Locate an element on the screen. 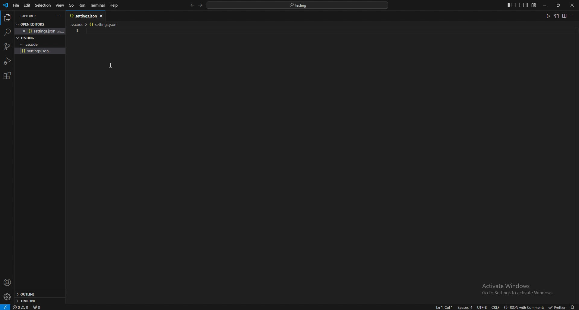  resize is located at coordinates (559, 5).